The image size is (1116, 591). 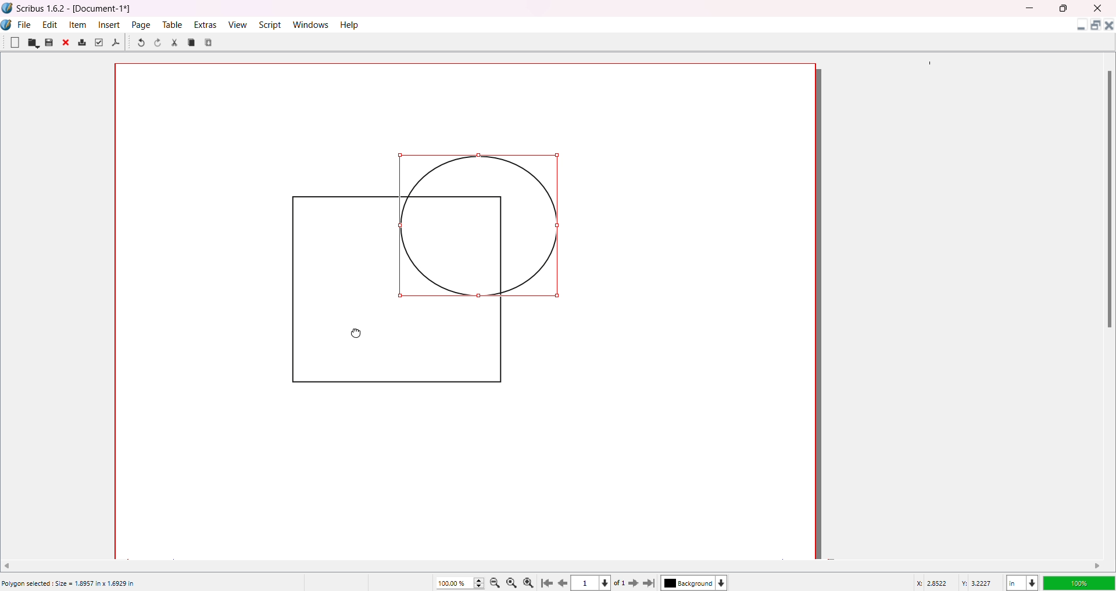 What do you see at coordinates (171, 24) in the screenshot?
I see `Table` at bounding box center [171, 24].